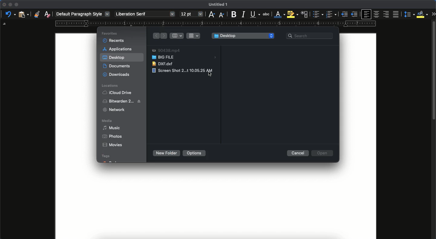 This screenshot has width=436, height=239. What do you see at coordinates (210, 73) in the screenshot?
I see `cursor` at bounding box center [210, 73].